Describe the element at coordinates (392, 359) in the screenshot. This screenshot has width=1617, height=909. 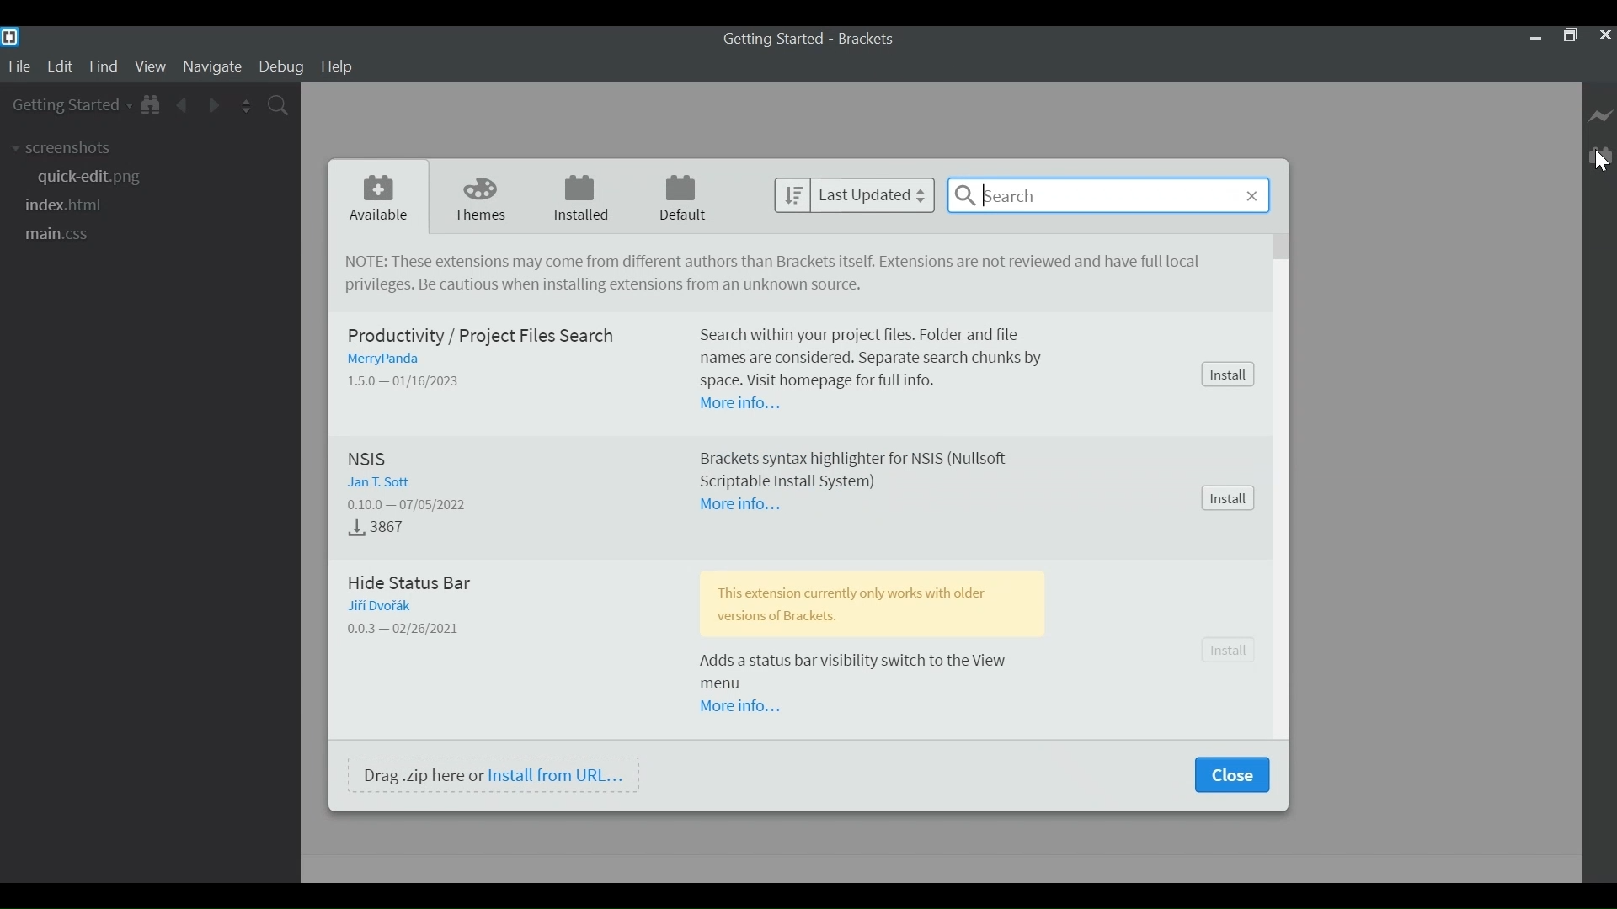
I see `MerryPanda` at that location.